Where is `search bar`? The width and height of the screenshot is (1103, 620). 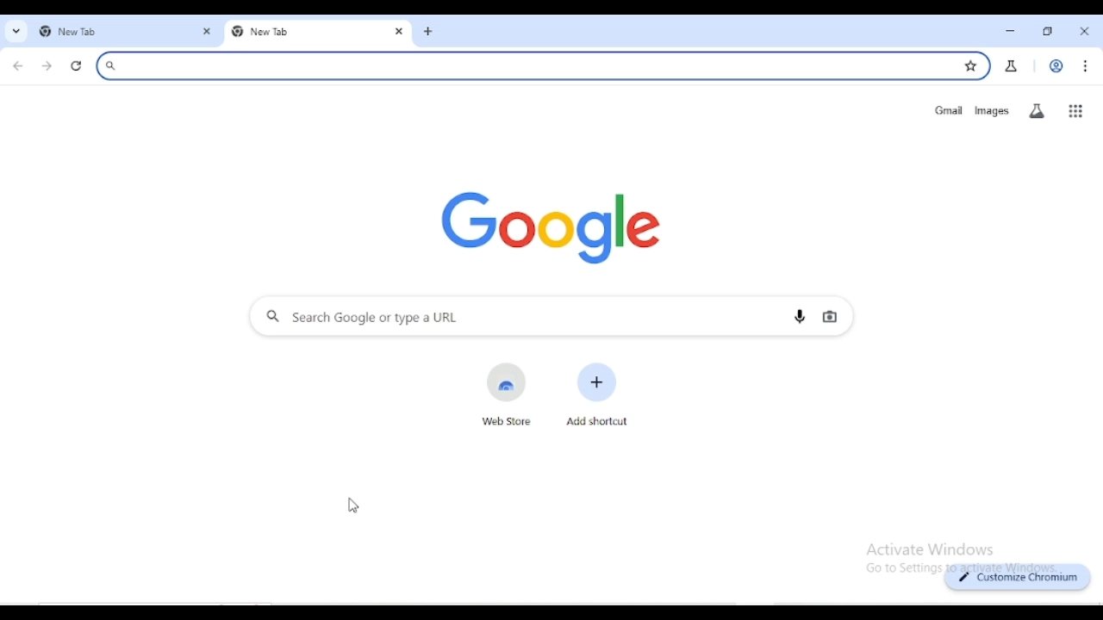
search bar is located at coordinates (520, 65).